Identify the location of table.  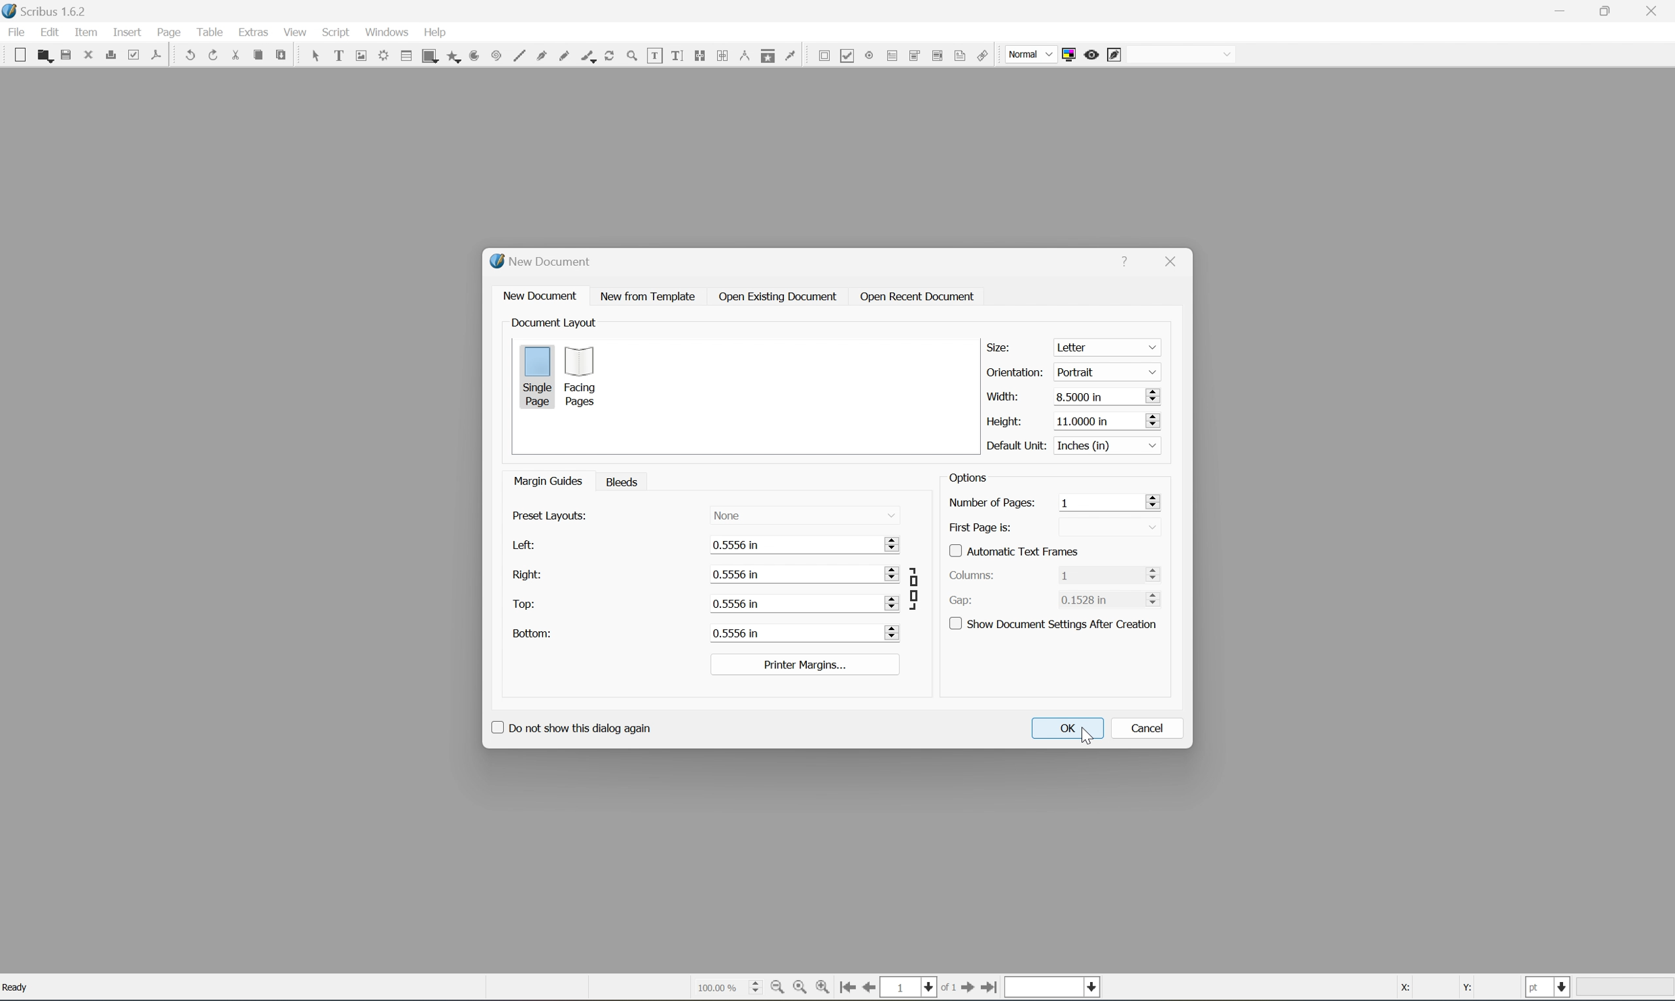
(405, 57).